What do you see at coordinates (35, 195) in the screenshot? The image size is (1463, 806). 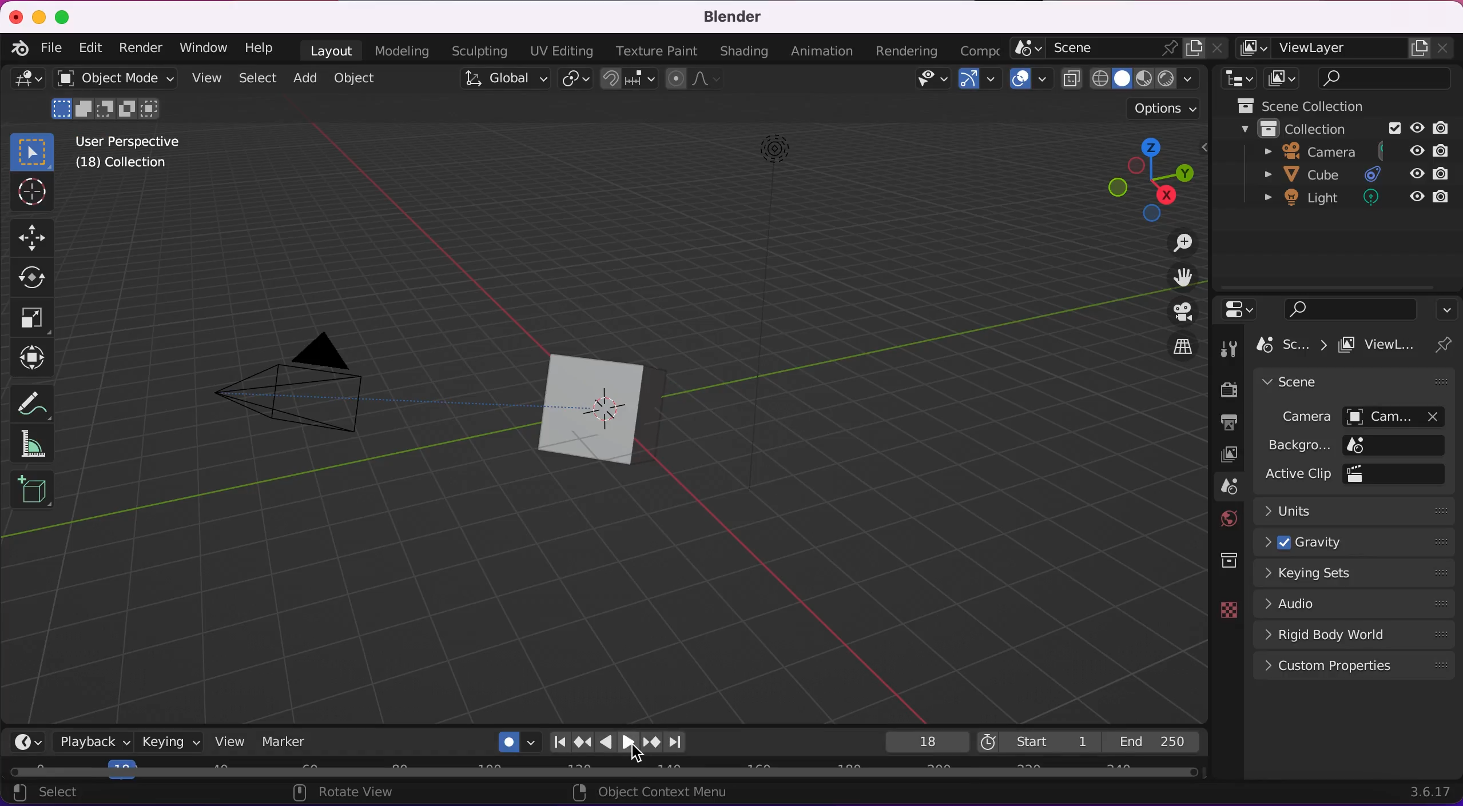 I see `cursor` at bounding box center [35, 195].